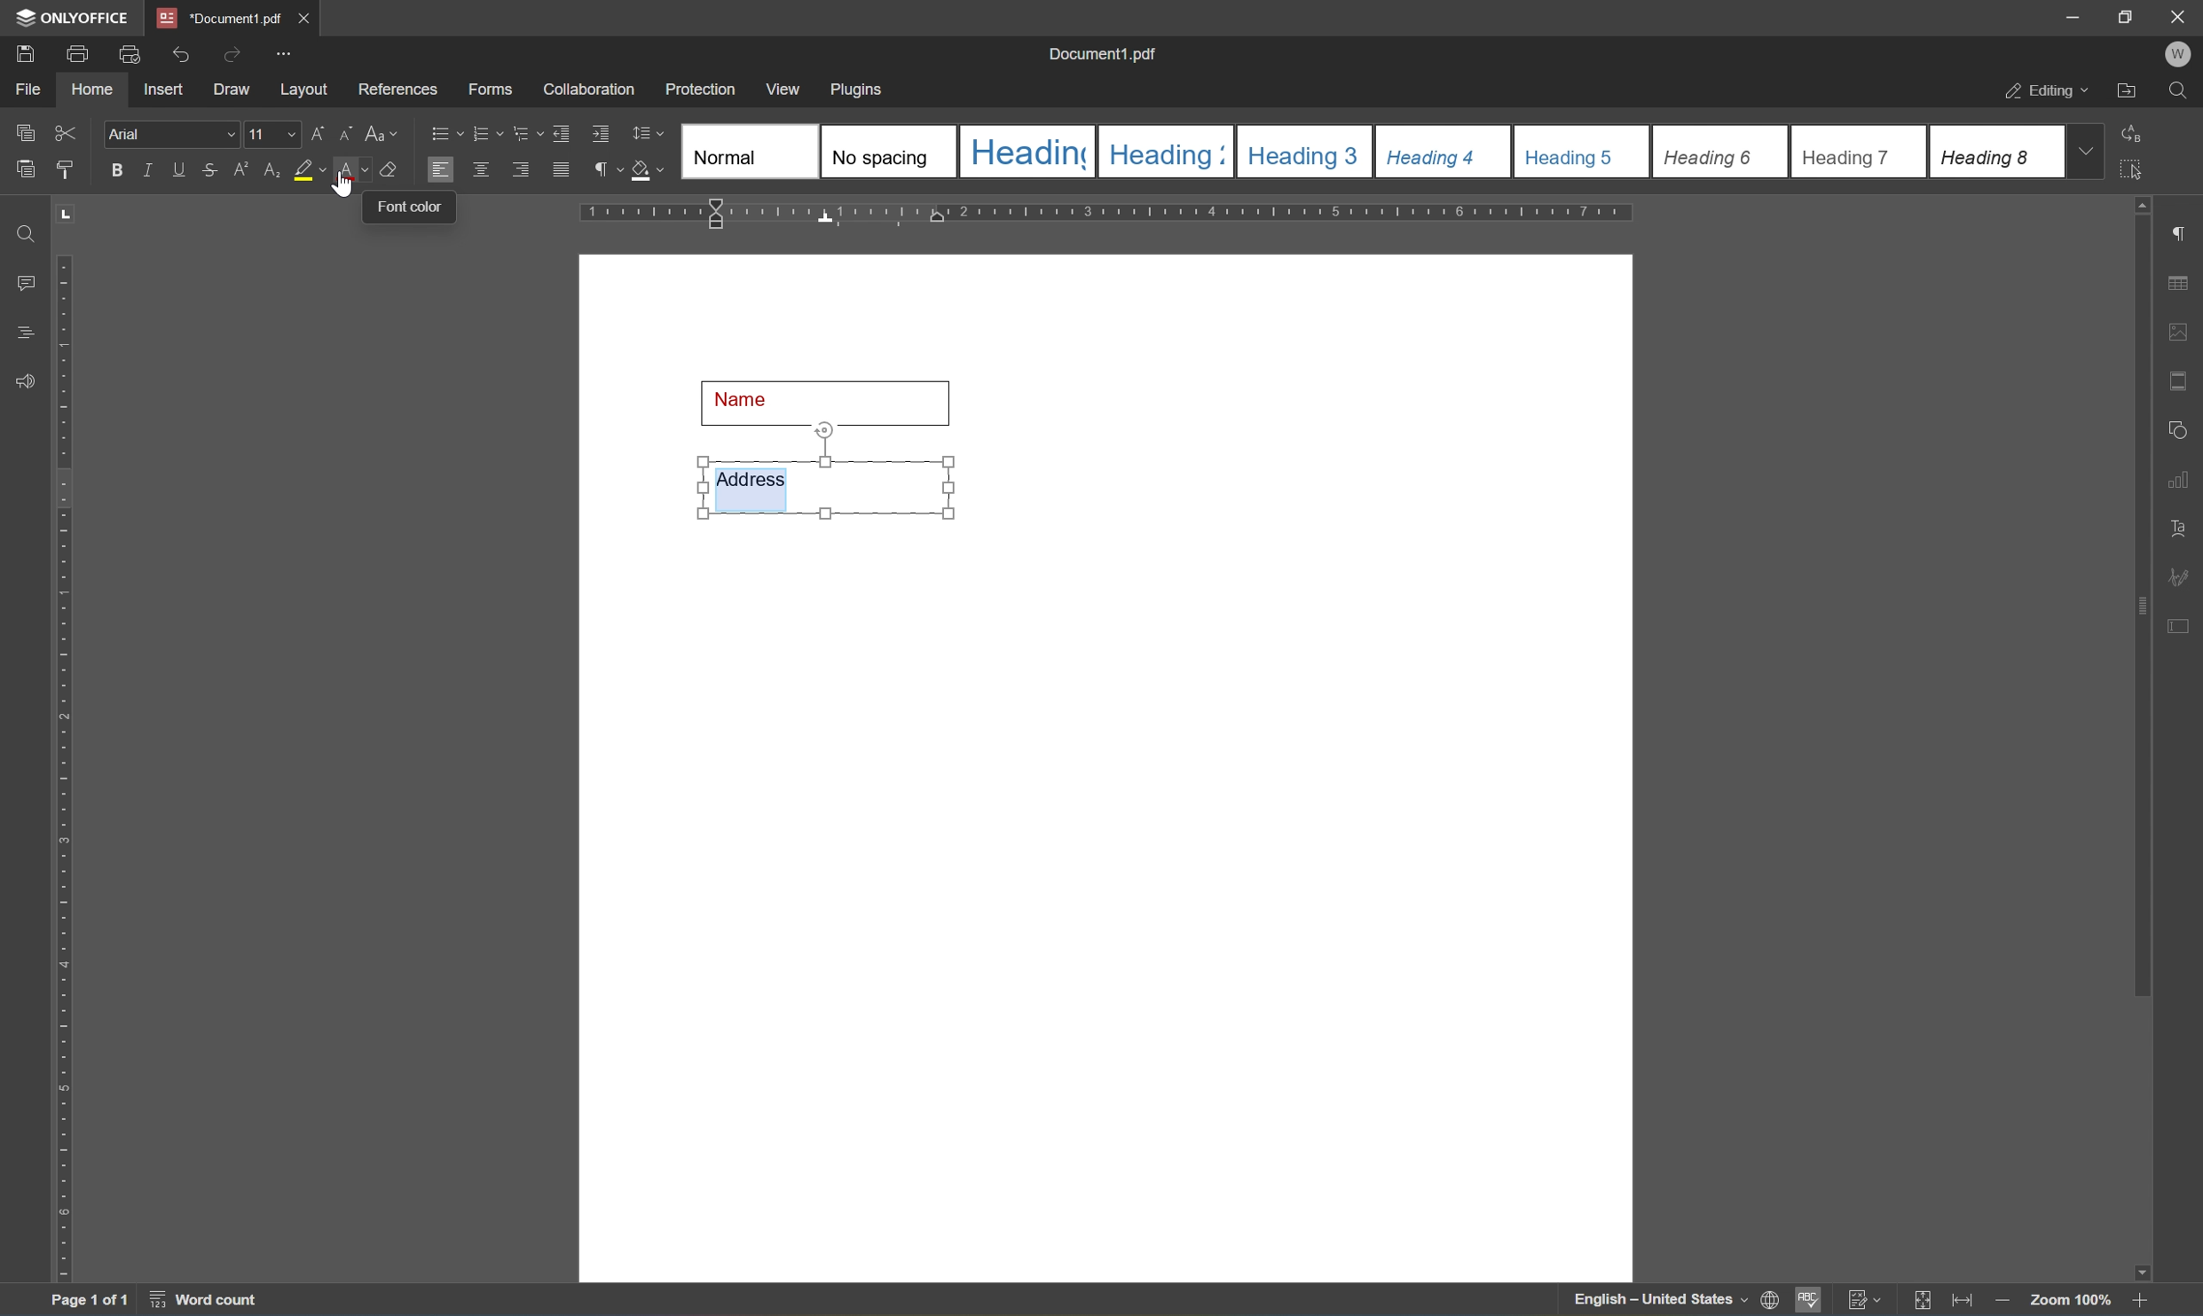 The width and height of the screenshot is (2203, 1316). What do you see at coordinates (2143, 175) in the screenshot?
I see `select all` at bounding box center [2143, 175].